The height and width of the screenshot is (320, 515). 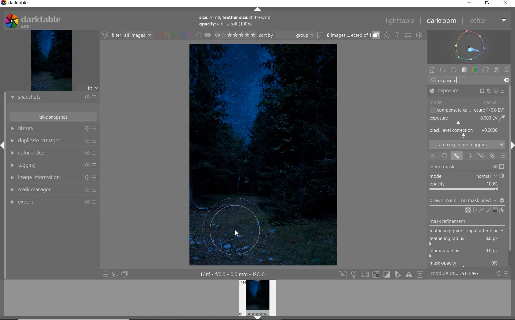 I want to click on LIGHTTABLE, so click(x=399, y=21).